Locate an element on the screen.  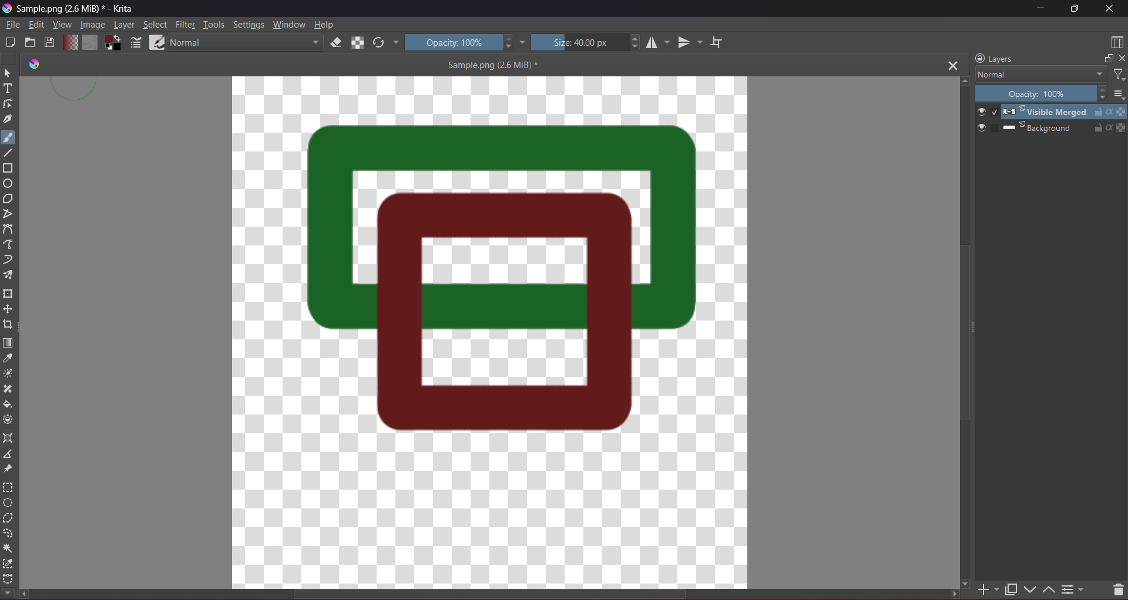
Edit is located at coordinates (36, 26).